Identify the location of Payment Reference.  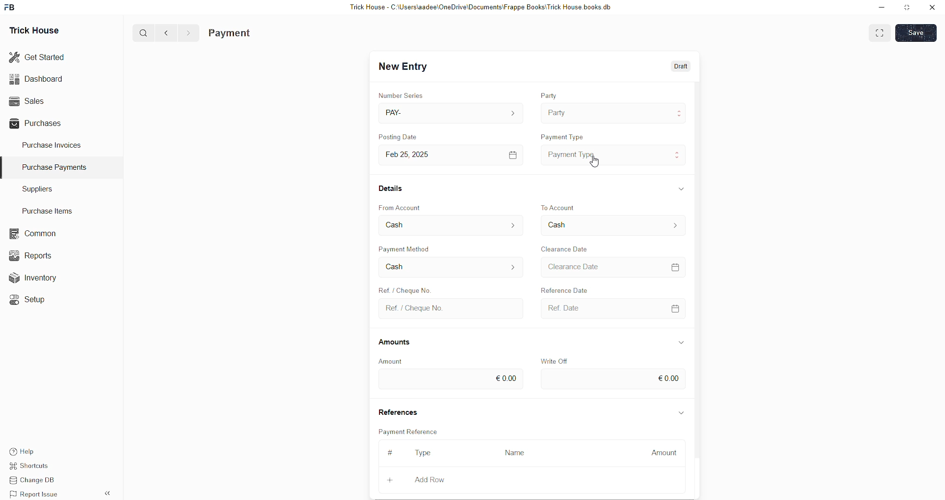
(413, 431).